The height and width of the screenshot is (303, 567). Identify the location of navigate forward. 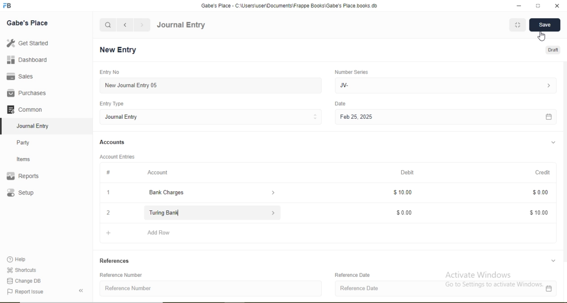
(143, 25).